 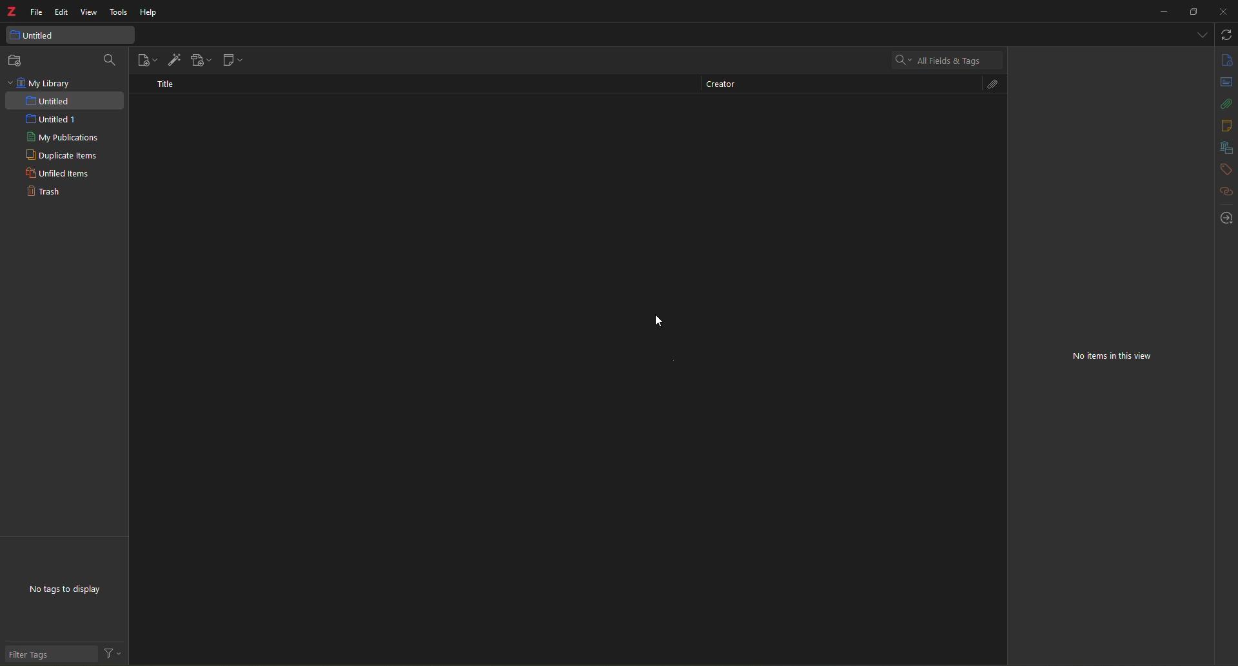 What do you see at coordinates (1226, 60) in the screenshot?
I see `info` at bounding box center [1226, 60].